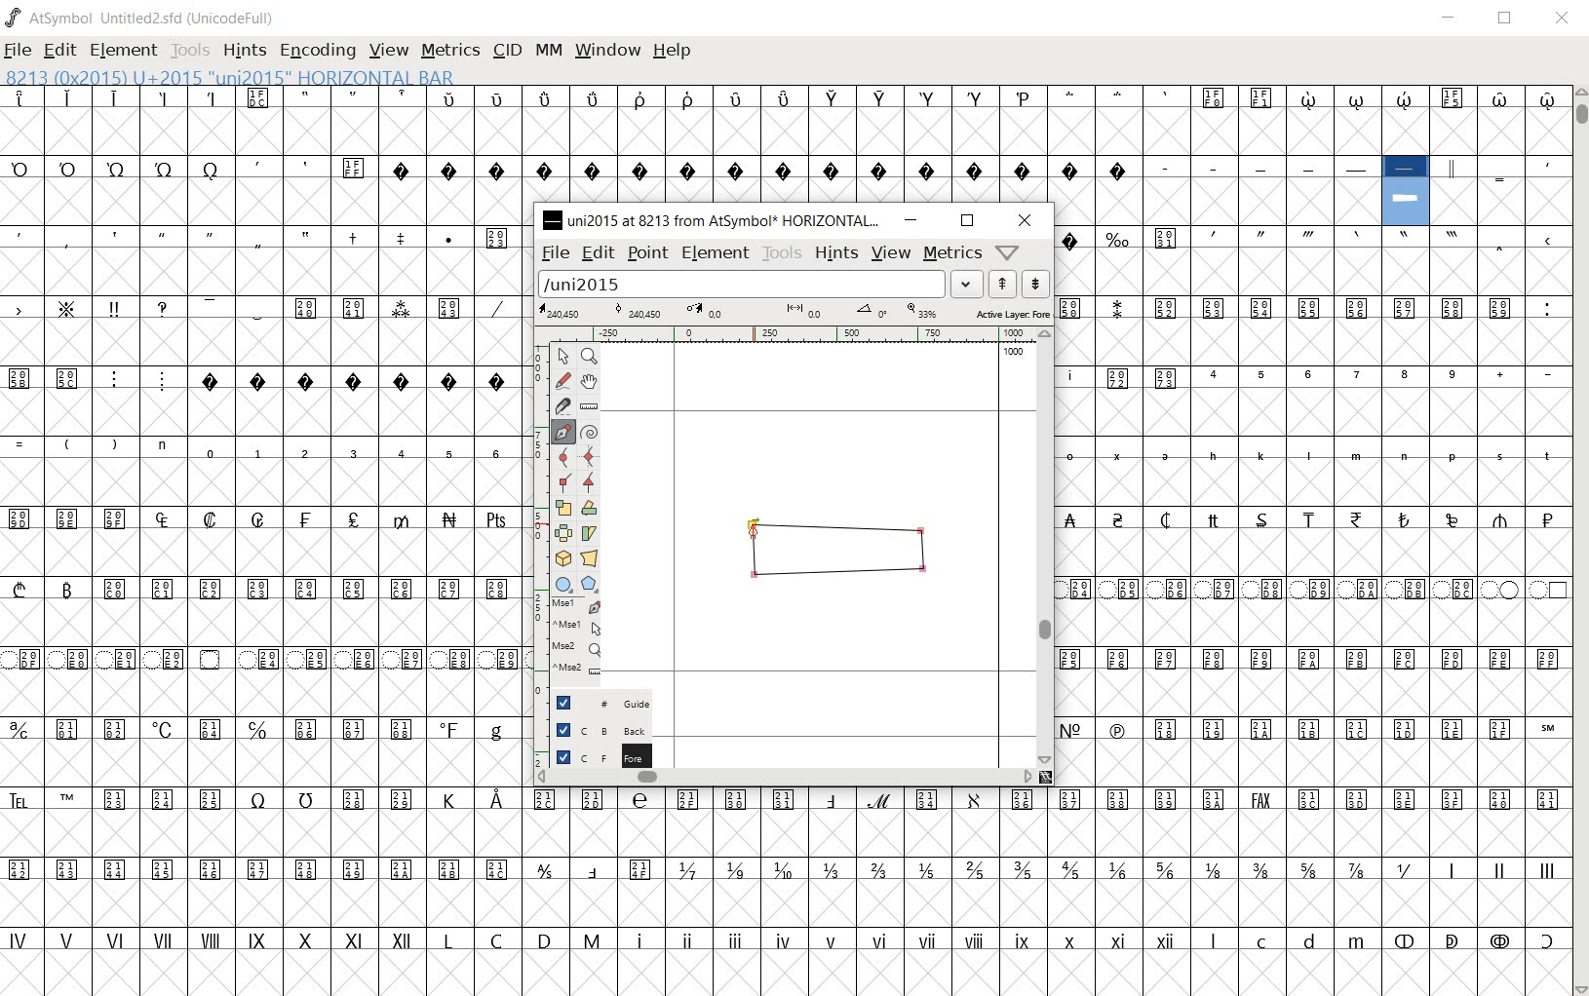  I want to click on element, so click(717, 252).